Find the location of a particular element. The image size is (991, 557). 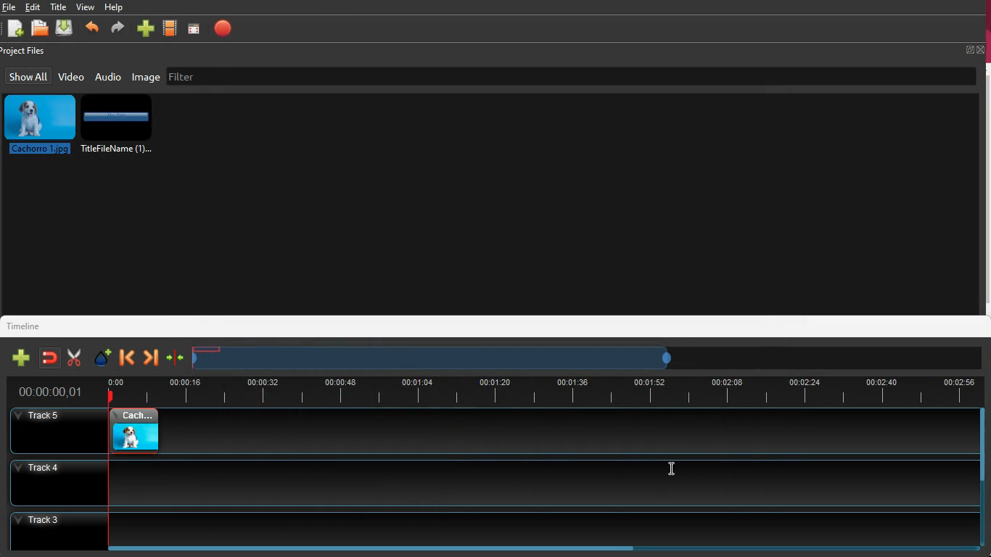

effect is located at coordinates (100, 357).